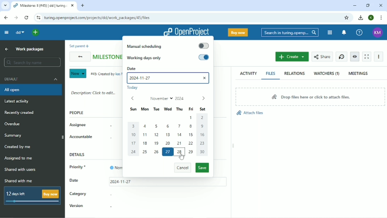 The height and width of the screenshot is (218, 387). Describe the element at coordinates (18, 159) in the screenshot. I see `Assigned to me` at that location.